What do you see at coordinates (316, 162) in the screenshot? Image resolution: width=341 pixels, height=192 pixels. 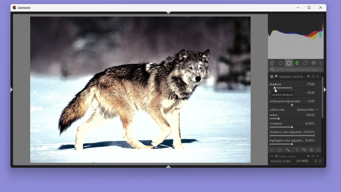 I see `Reset` at bounding box center [316, 162].